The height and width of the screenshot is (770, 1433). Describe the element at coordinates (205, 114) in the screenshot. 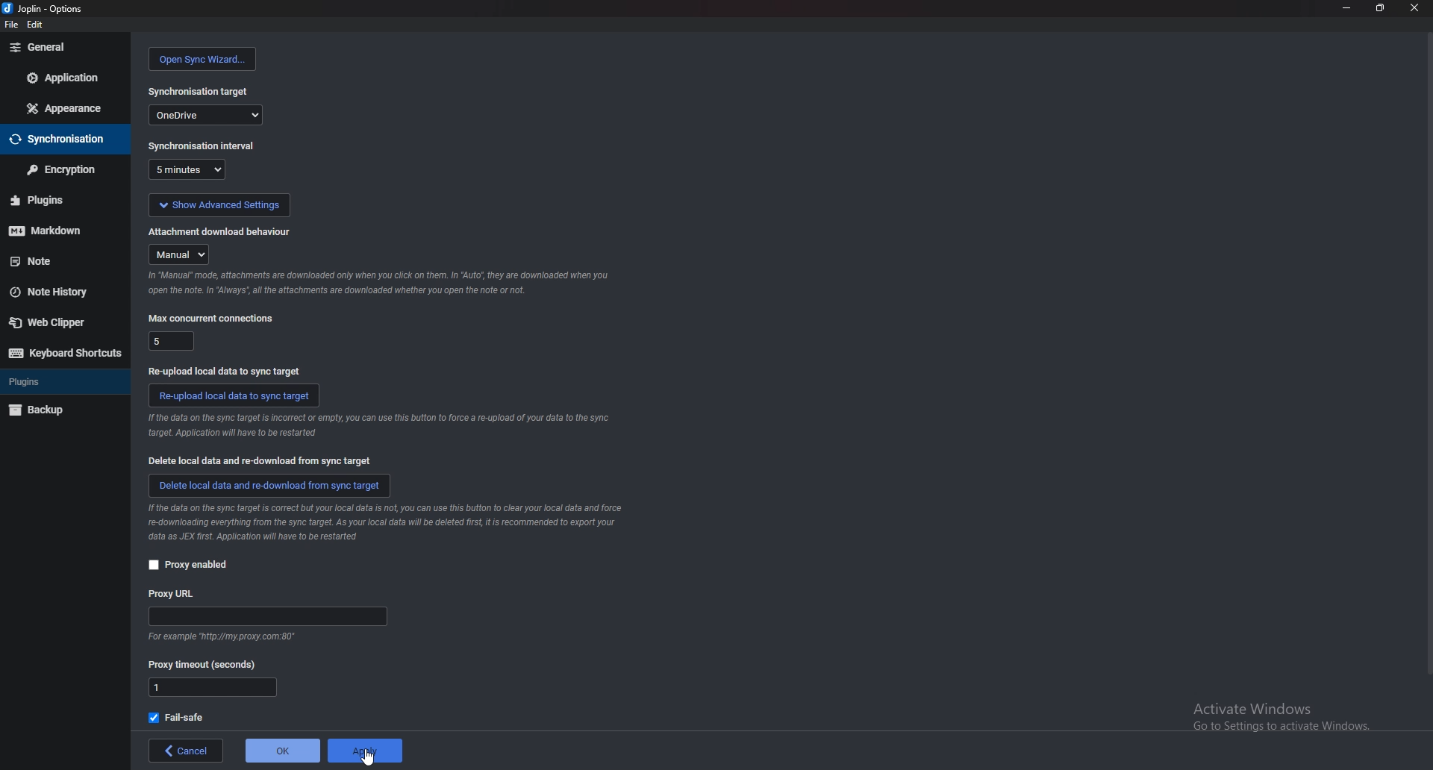

I see `one drive` at that location.